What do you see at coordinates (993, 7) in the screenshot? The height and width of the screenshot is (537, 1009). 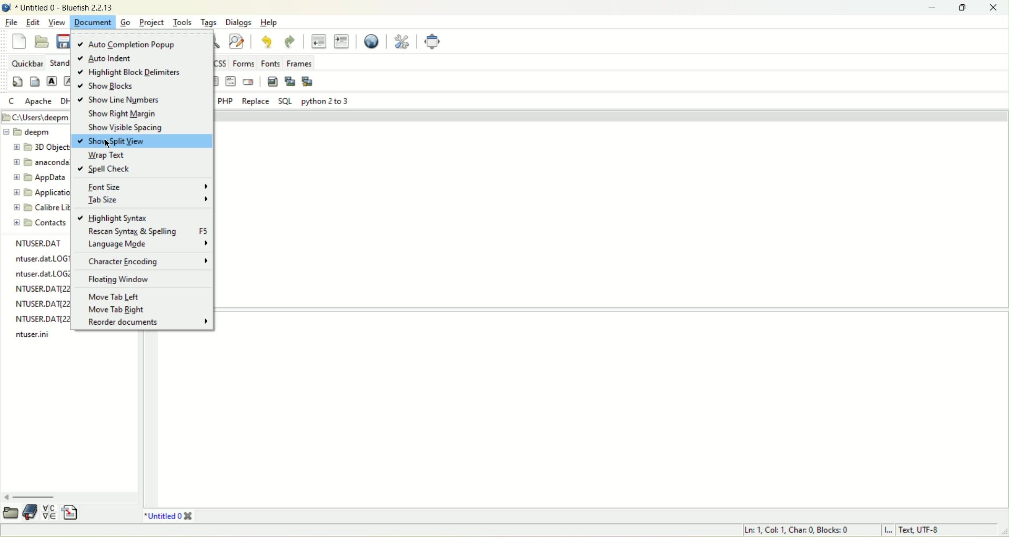 I see `close` at bounding box center [993, 7].